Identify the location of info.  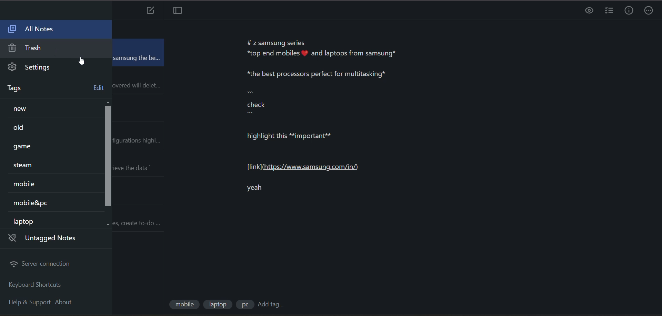
(629, 12).